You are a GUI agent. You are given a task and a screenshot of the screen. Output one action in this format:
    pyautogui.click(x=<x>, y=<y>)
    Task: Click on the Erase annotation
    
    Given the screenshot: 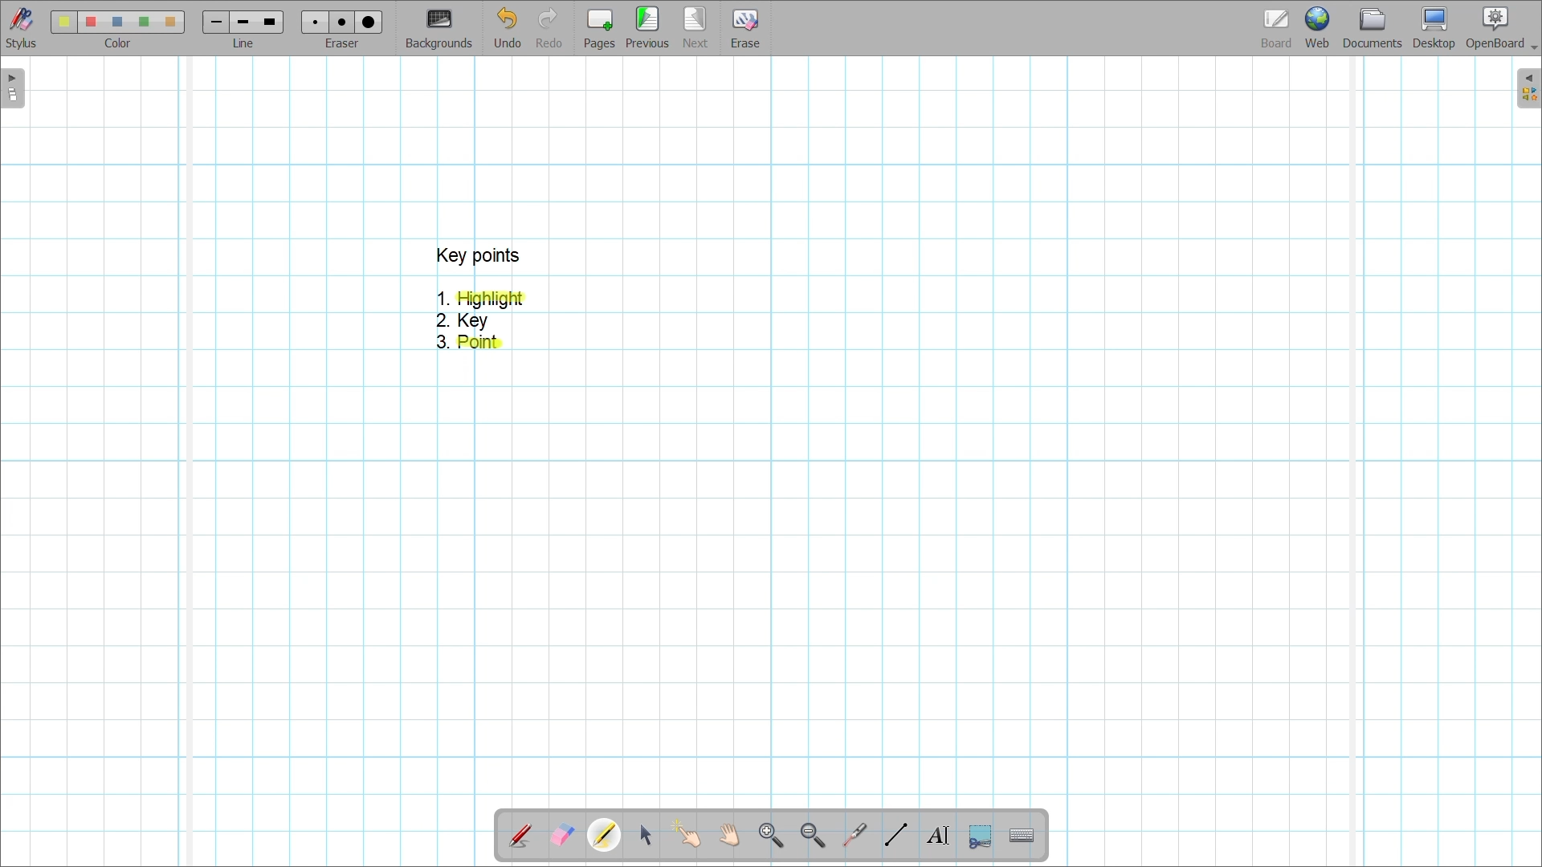 What is the action you would take?
    pyautogui.click(x=563, y=836)
    